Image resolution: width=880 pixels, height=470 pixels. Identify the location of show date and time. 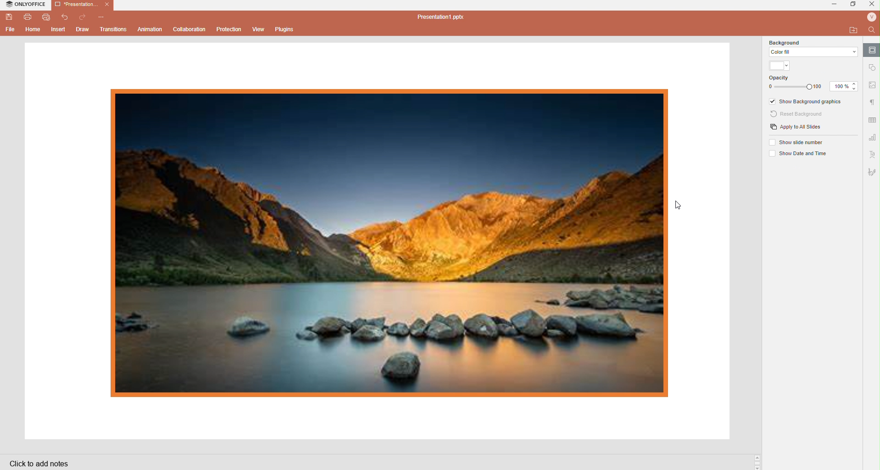
(804, 154).